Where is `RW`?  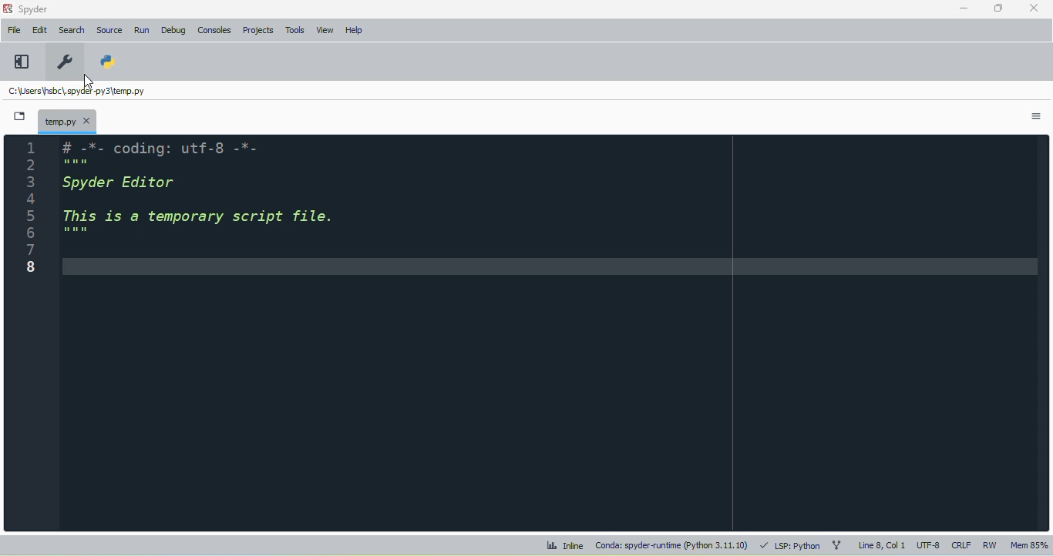
RW is located at coordinates (991, 545).